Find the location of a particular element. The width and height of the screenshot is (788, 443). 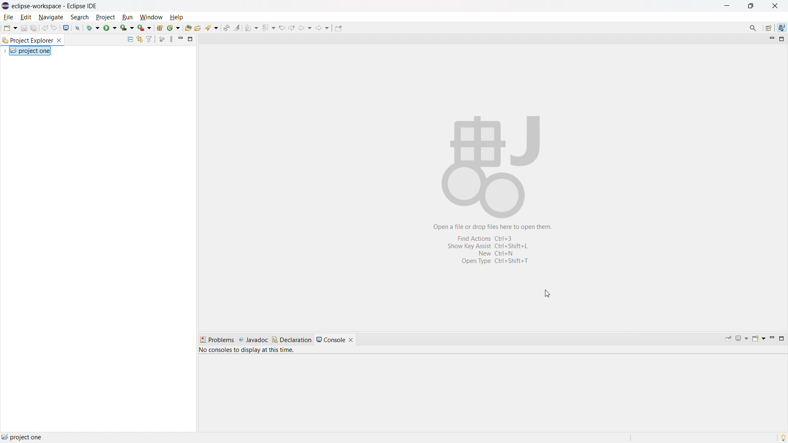

abstract is located at coordinates (492, 161).